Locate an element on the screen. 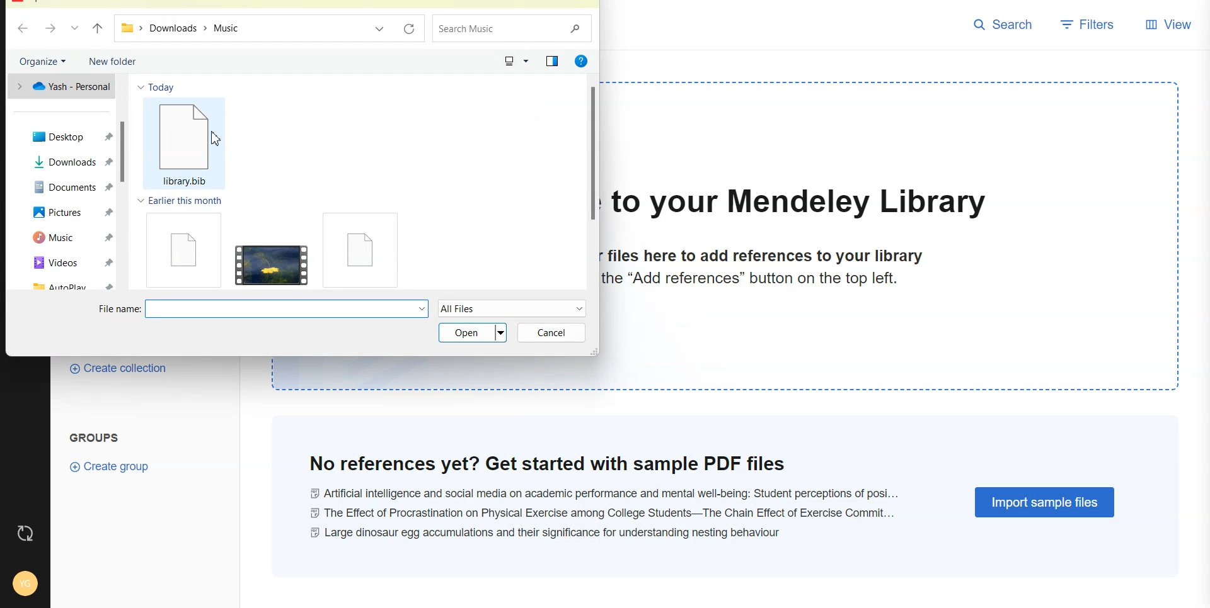 Image resolution: width=1210 pixels, height=608 pixels. @ Artificial intelligence and social media on academic performance and mental well-being: Student perceptions of posi...
© The Effect of Procrastination on Physical Exercise among College Students—The Chain Effect of Exercise Commit...
© Large dinosaur egg accumulations and their significance for understanding nesting behaviour is located at coordinates (613, 513).